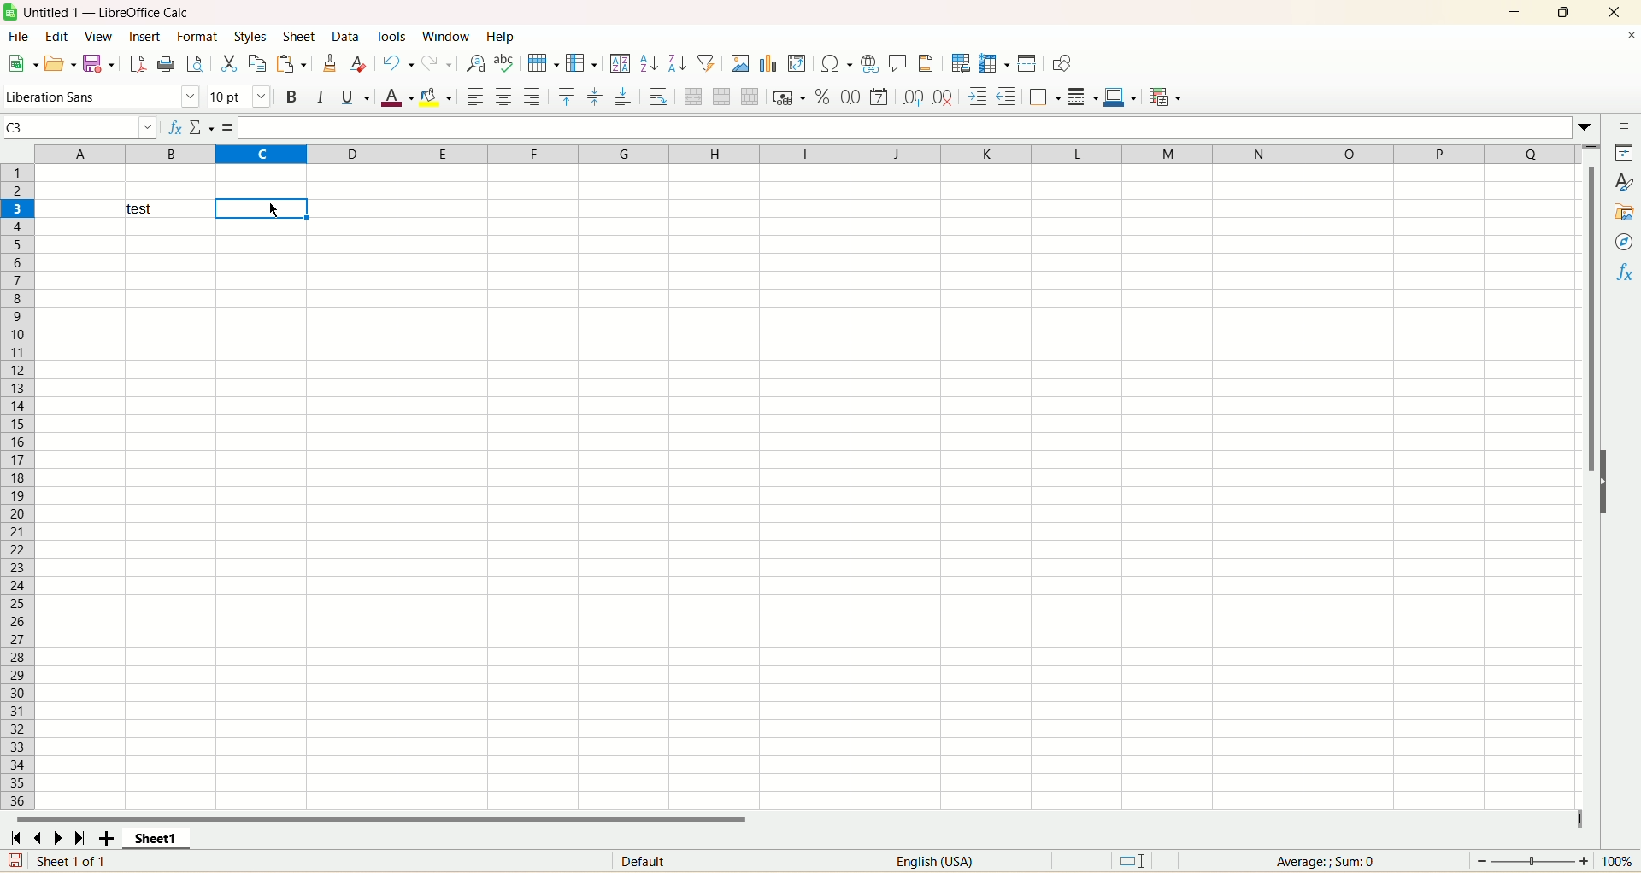 The height and width of the screenshot is (873, 1641). I want to click on unmerge, so click(750, 97).